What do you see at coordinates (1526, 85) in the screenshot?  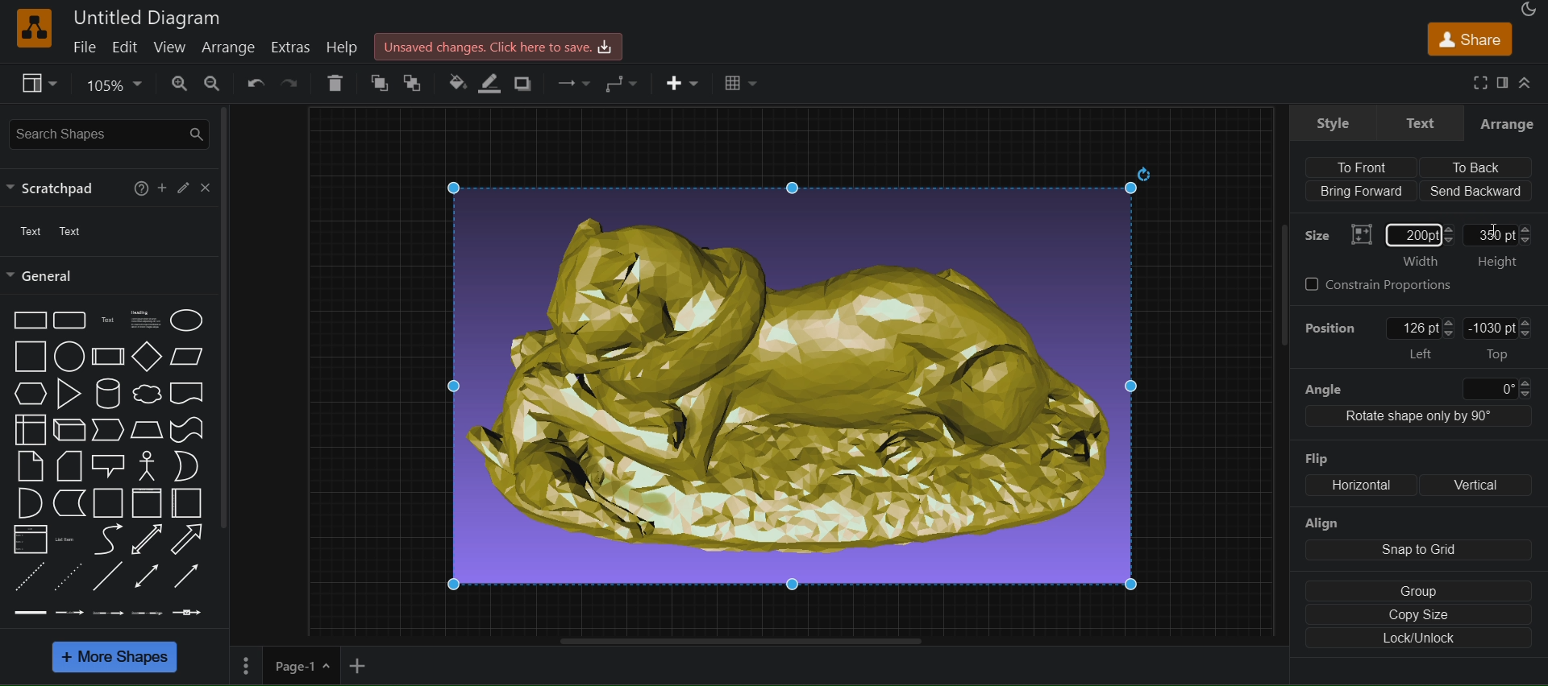 I see `Collapse/ Expand` at bounding box center [1526, 85].